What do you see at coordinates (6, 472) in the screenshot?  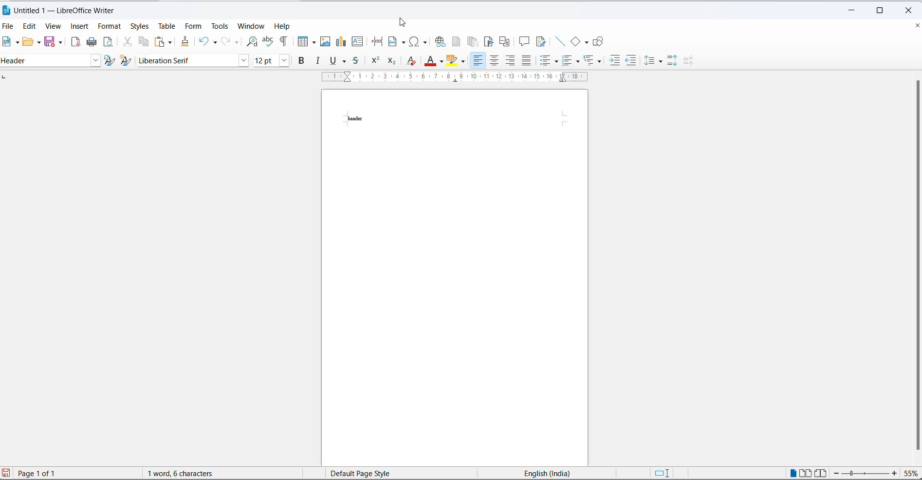 I see `save` at bounding box center [6, 472].